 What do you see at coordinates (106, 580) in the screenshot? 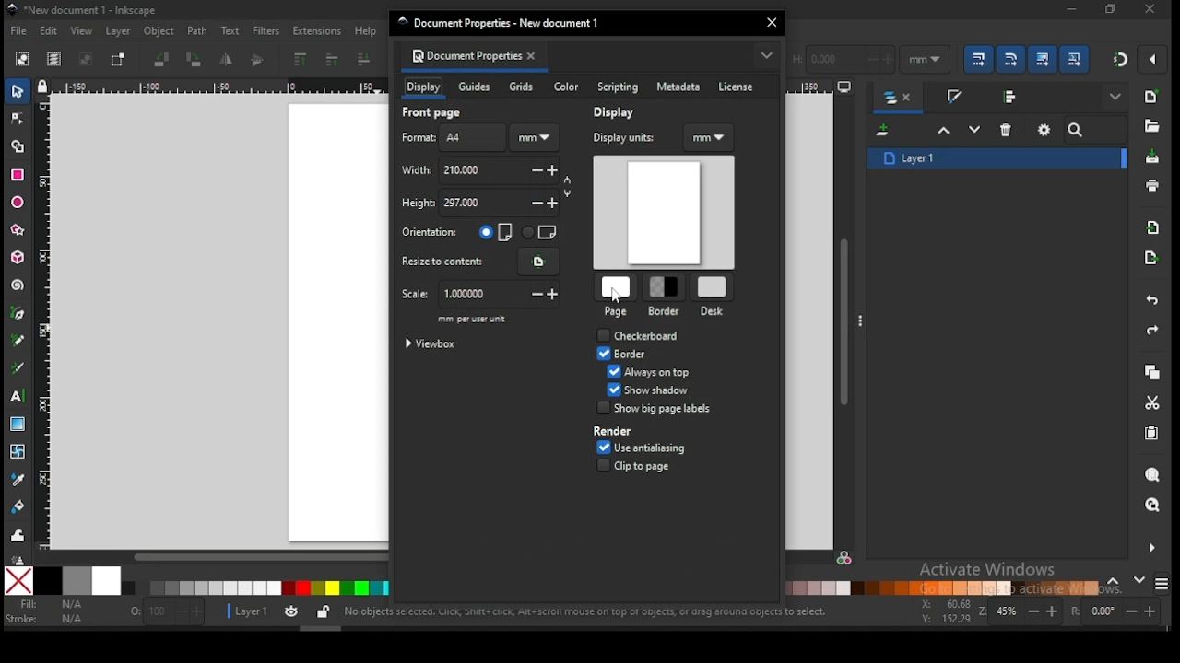
I see `white` at bounding box center [106, 580].